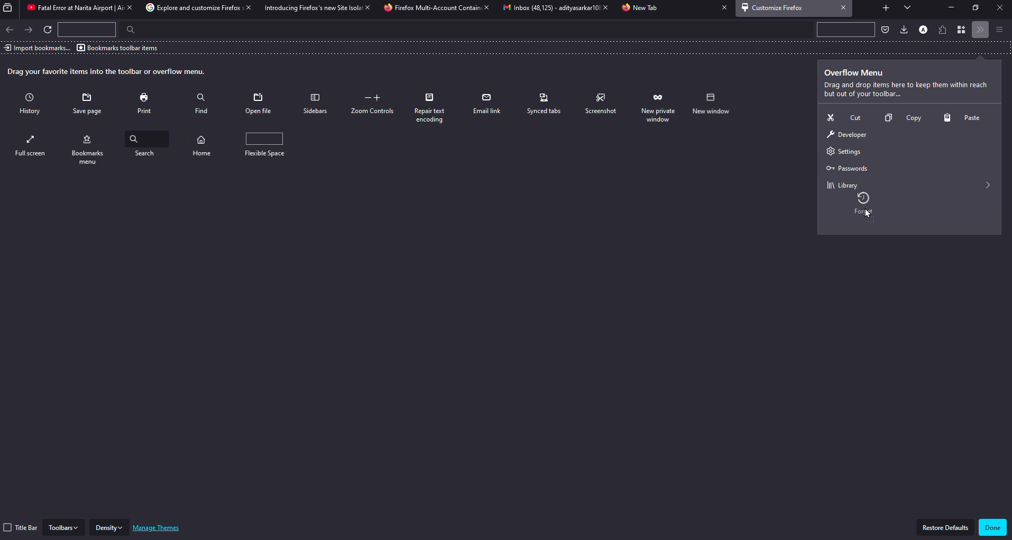 This screenshot has height=540, width=1012. What do you see at coordinates (885, 6) in the screenshot?
I see `add` at bounding box center [885, 6].